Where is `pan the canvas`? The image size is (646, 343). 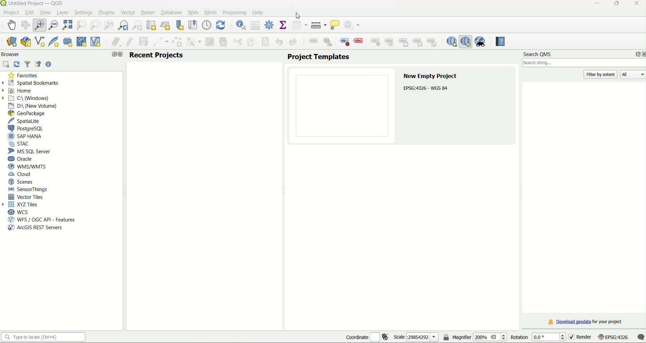
pan the canvas is located at coordinates (26, 25).